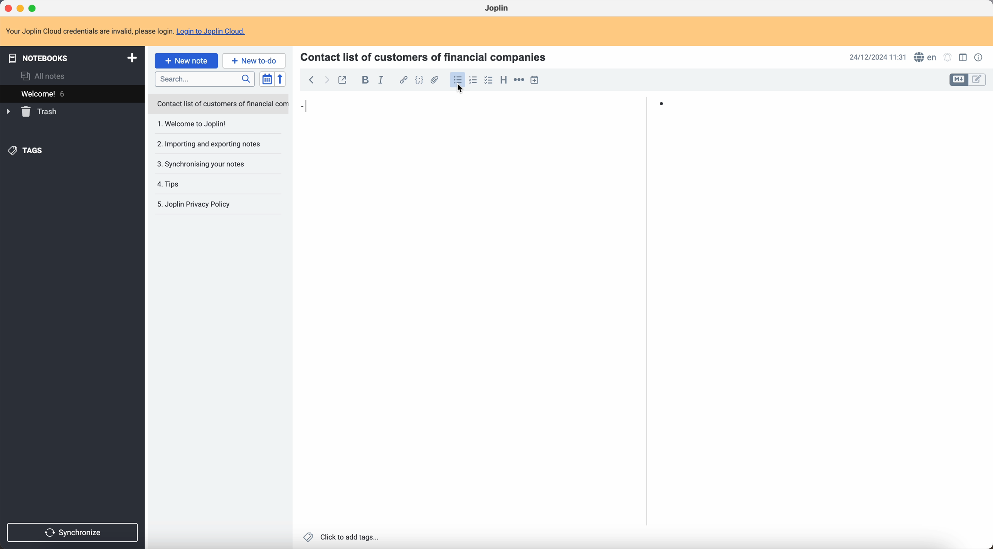 This screenshot has height=549, width=993. Describe the element at coordinates (210, 124) in the screenshot. I see `1. Welcome to joplin!` at that location.